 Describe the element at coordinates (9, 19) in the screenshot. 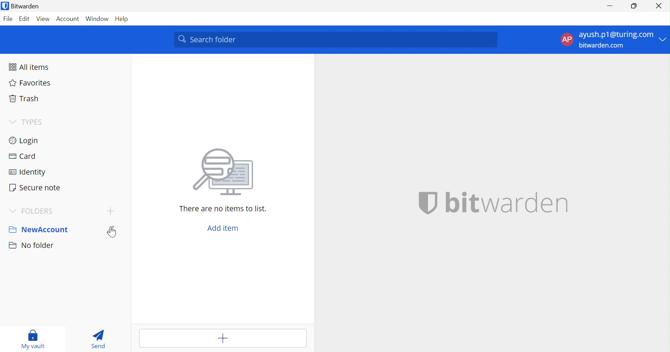

I see `File` at that location.